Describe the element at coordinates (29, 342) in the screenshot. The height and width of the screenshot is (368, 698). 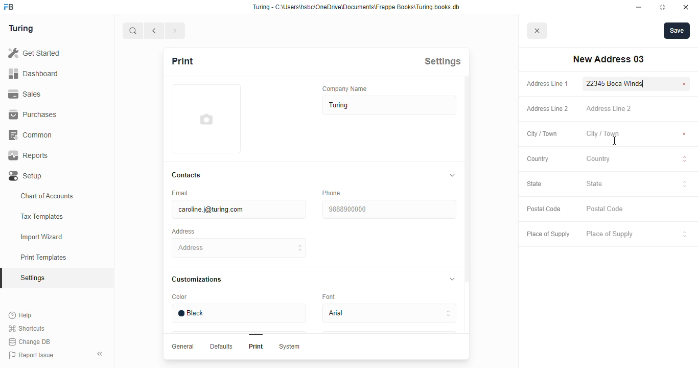
I see `change DB` at that location.